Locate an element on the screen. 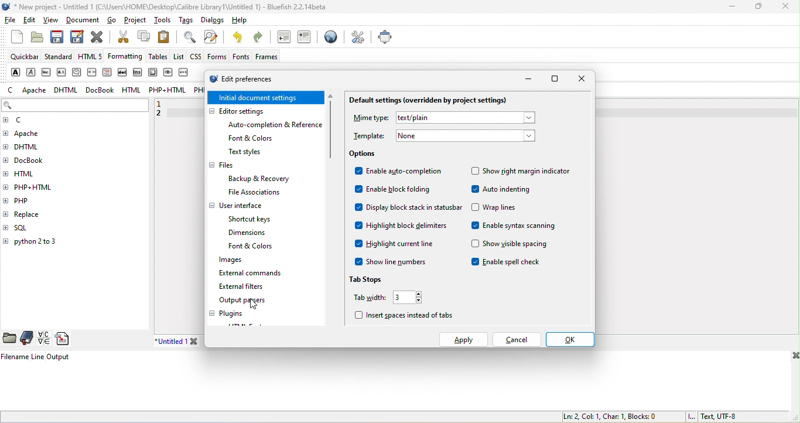  tables is located at coordinates (159, 58).